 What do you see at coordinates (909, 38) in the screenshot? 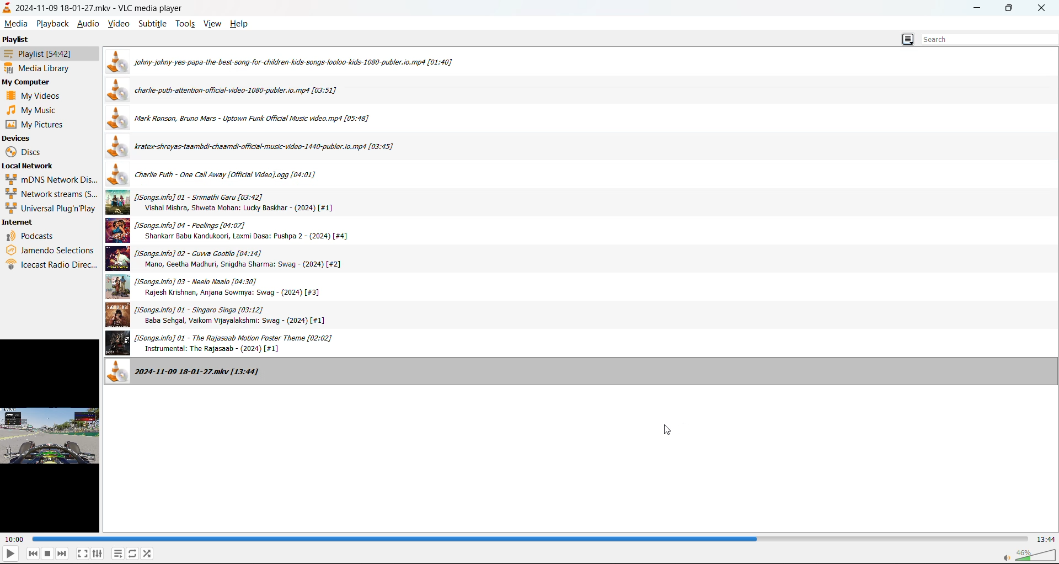
I see `change view` at bounding box center [909, 38].